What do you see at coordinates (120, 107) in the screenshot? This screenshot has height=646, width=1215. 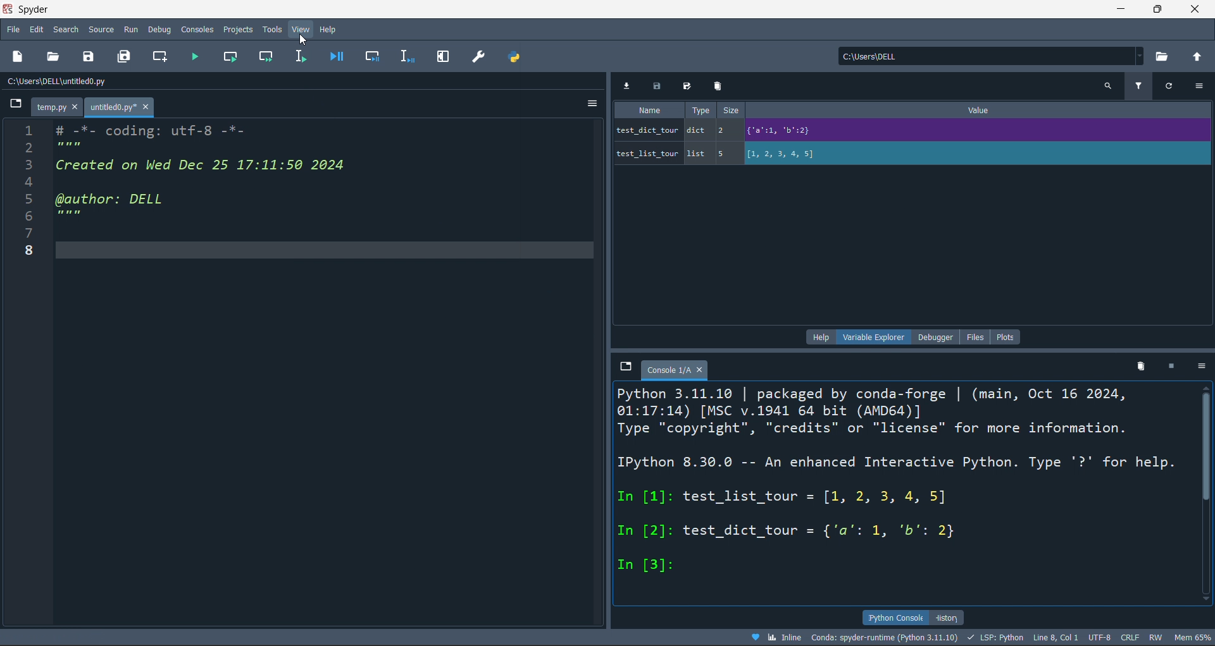 I see `untitled` at bounding box center [120, 107].